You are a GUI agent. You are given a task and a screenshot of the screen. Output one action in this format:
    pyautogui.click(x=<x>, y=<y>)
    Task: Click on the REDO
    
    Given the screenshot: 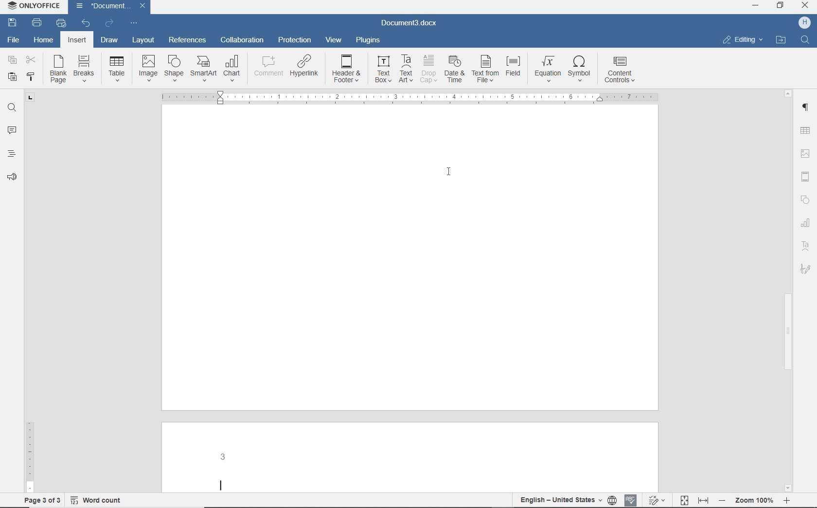 What is the action you would take?
    pyautogui.click(x=110, y=22)
    